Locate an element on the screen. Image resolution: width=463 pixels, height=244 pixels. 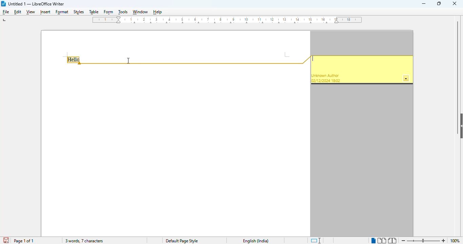
3 words, 7 characters is located at coordinates (84, 241).